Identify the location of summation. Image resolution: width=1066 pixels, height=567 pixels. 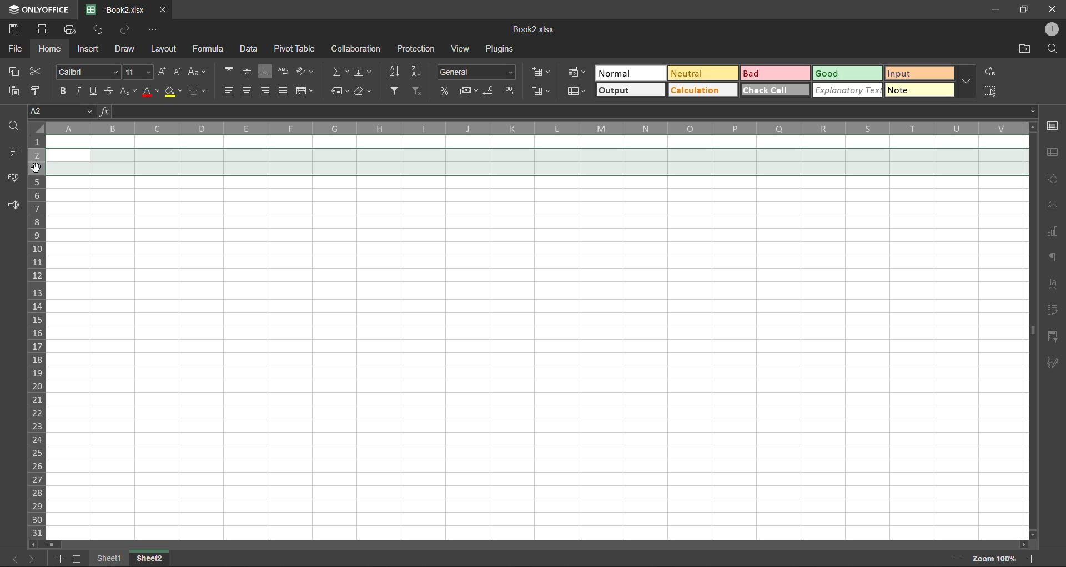
(339, 72).